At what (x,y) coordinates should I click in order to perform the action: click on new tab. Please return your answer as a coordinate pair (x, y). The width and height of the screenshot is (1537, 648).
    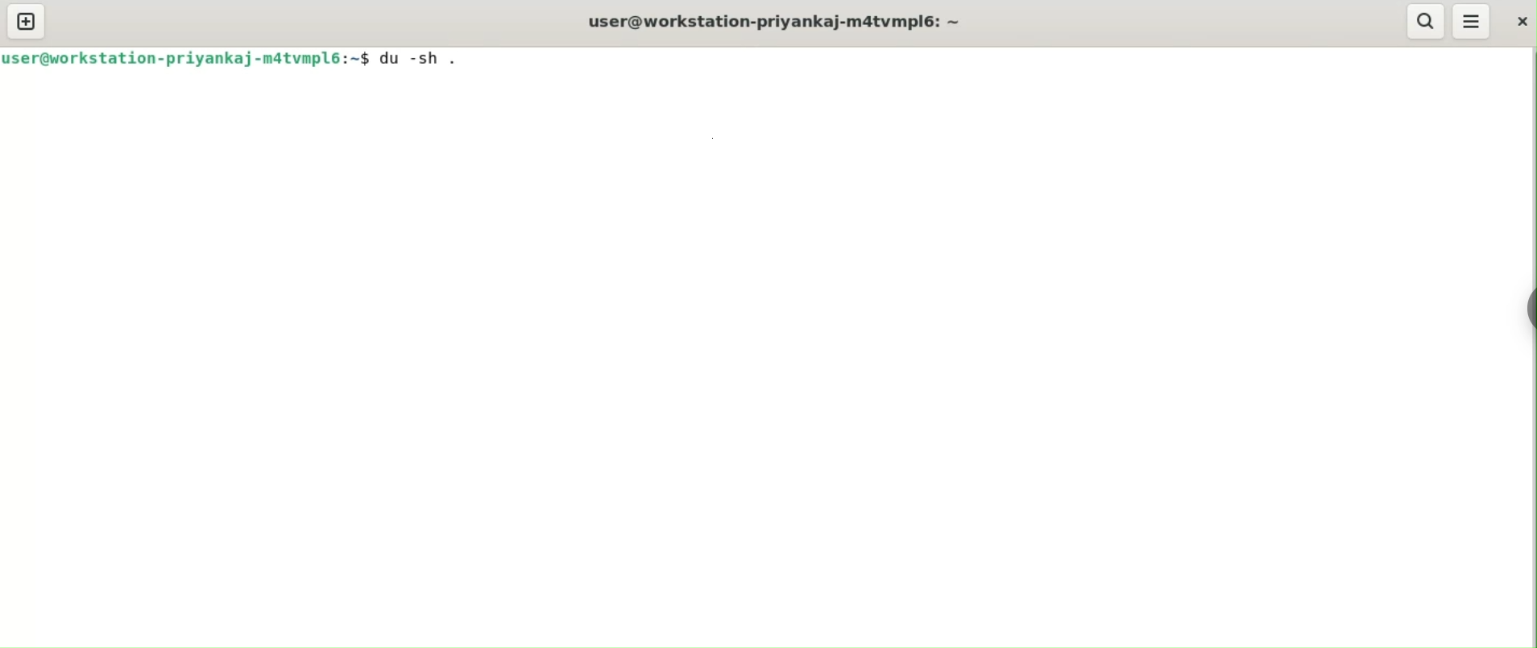
    Looking at the image, I should click on (26, 21).